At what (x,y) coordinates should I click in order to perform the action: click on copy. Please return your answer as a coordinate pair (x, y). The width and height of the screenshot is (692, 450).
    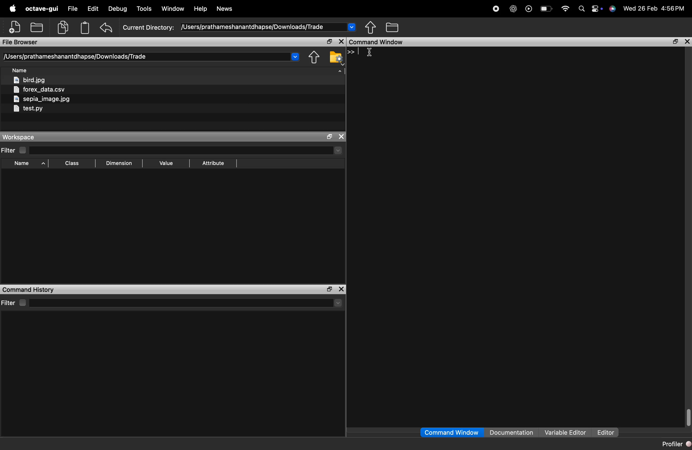
    Looking at the image, I should click on (63, 27).